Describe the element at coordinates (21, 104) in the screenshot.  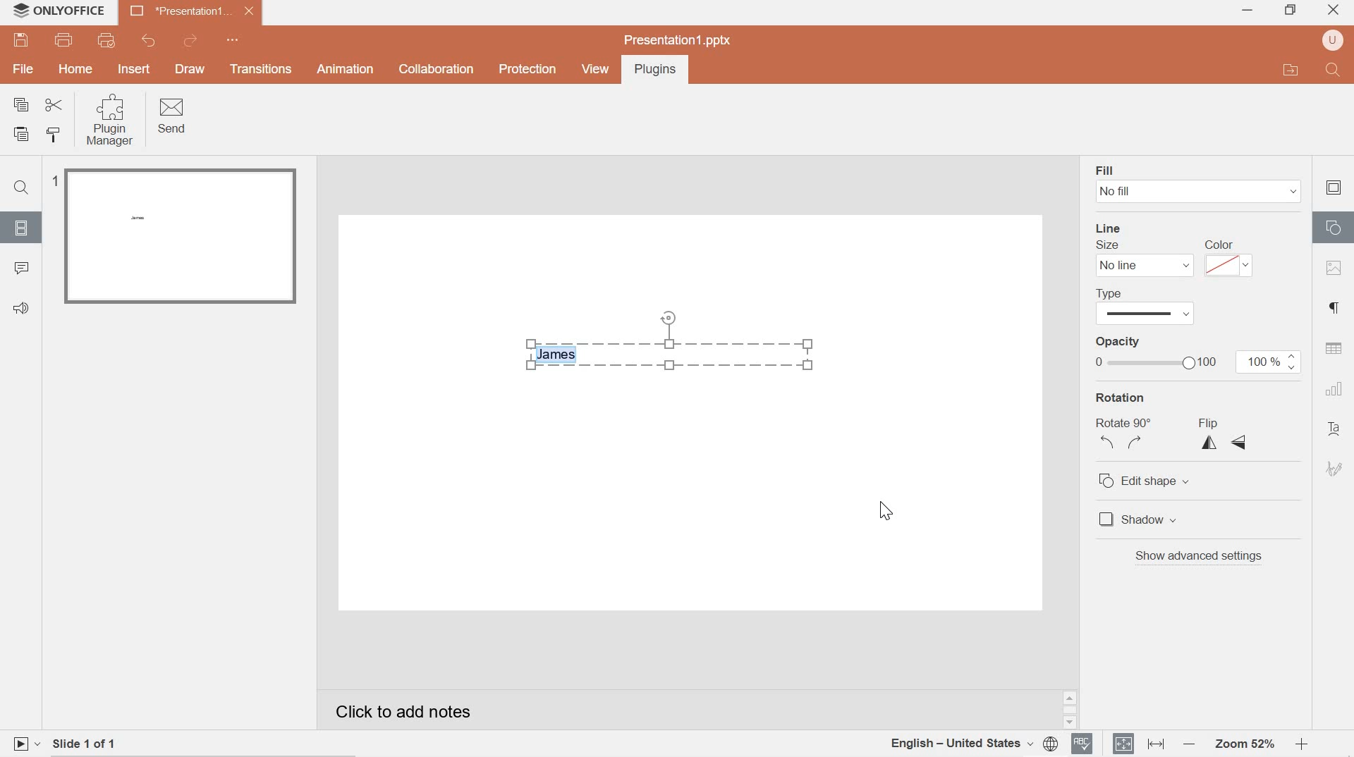
I see `copy` at that location.